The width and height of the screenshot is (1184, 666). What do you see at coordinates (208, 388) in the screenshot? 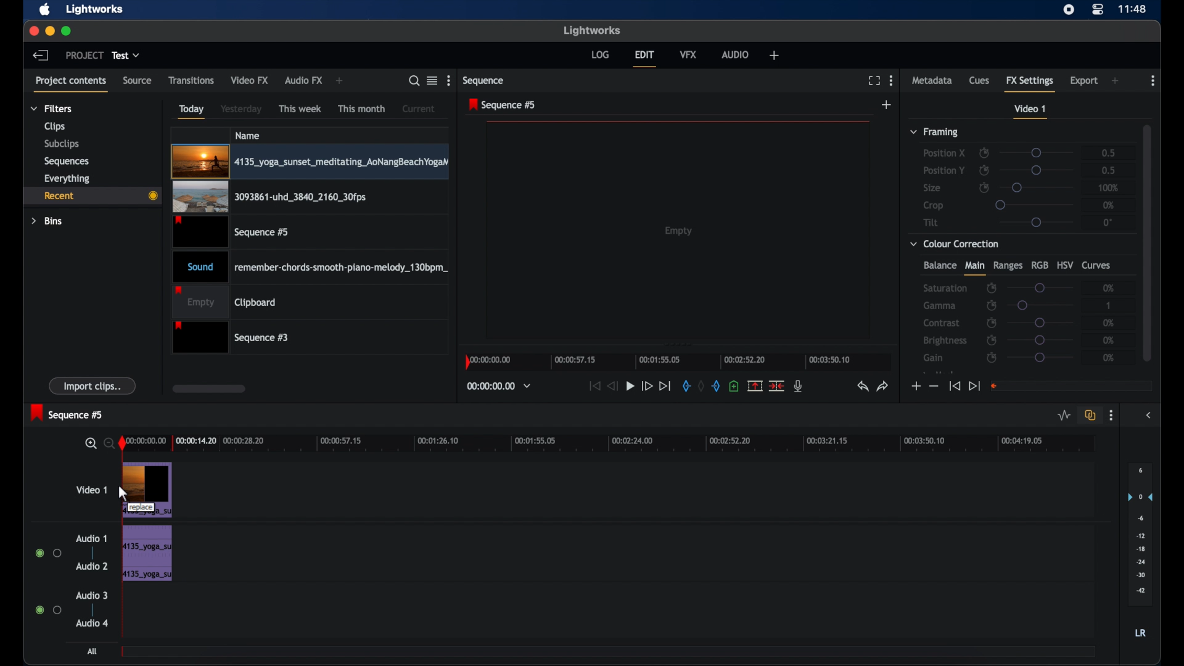
I see `scroll box` at bounding box center [208, 388].